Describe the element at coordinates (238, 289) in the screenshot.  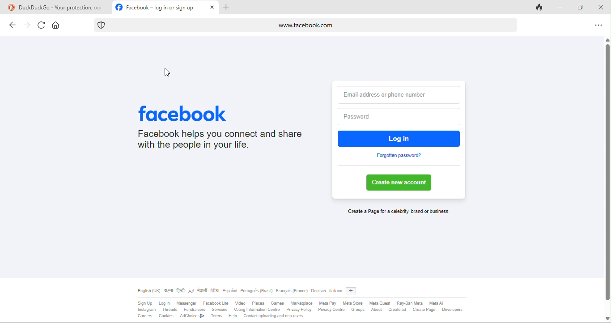
I see `different type of language` at that location.